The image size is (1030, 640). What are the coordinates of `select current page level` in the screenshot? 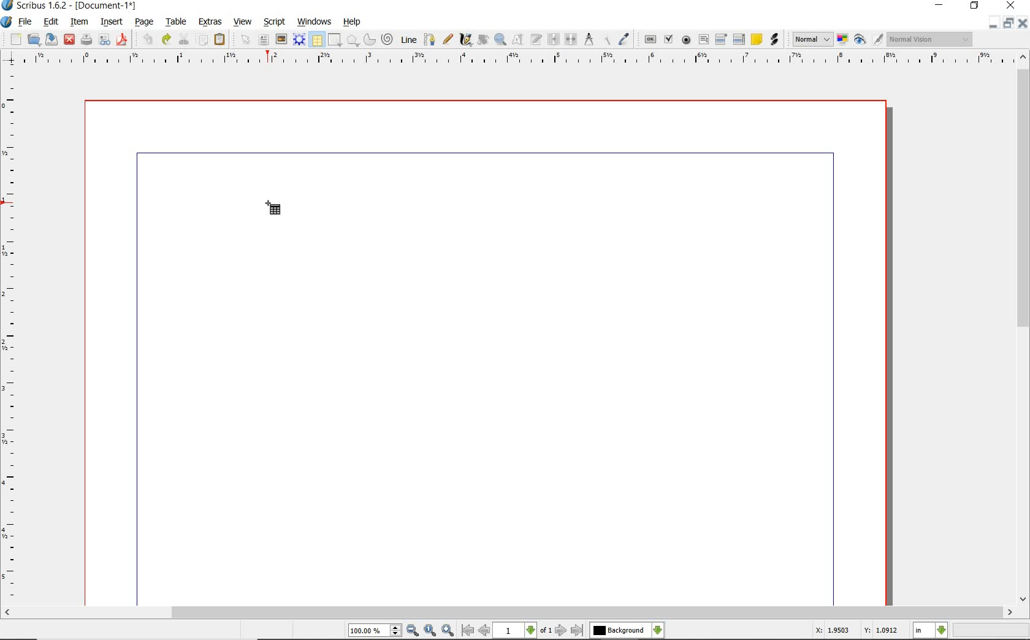 It's located at (523, 630).